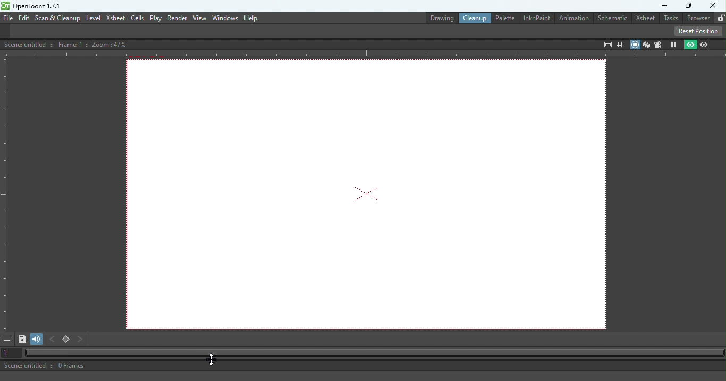 The image size is (726, 381). Describe the element at coordinates (706, 44) in the screenshot. I see `Sub-camera view` at that location.